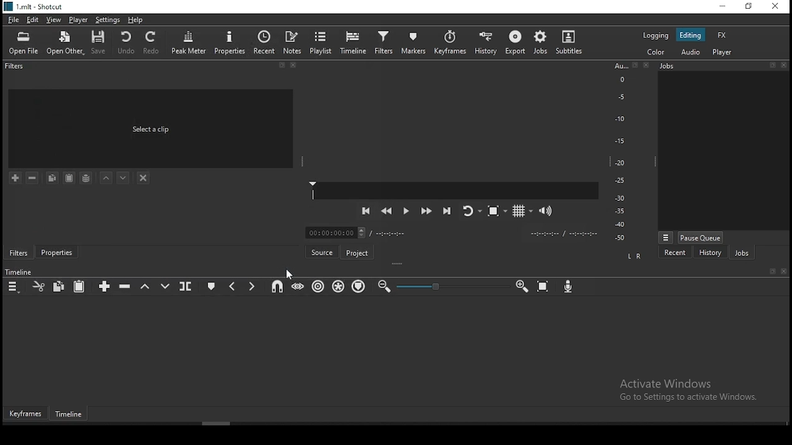  I want to click on bookmark, so click(282, 66).